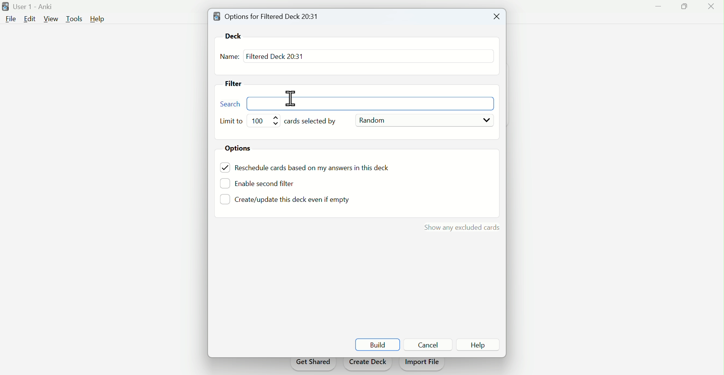 The image size is (724, 375). What do you see at coordinates (681, 9) in the screenshot?
I see `Maximise` at bounding box center [681, 9].